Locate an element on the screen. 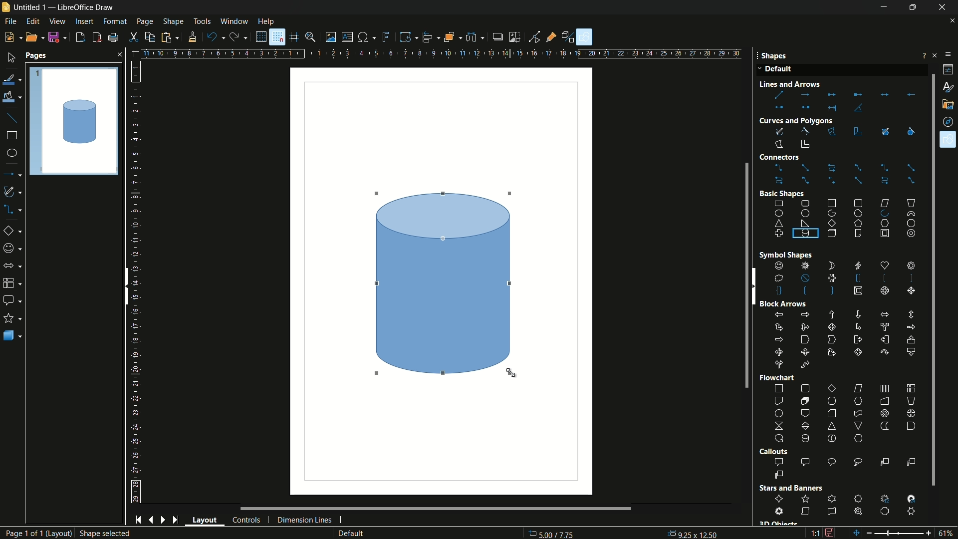 The height and width of the screenshot is (539, 958). edit menu is located at coordinates (32, 21).